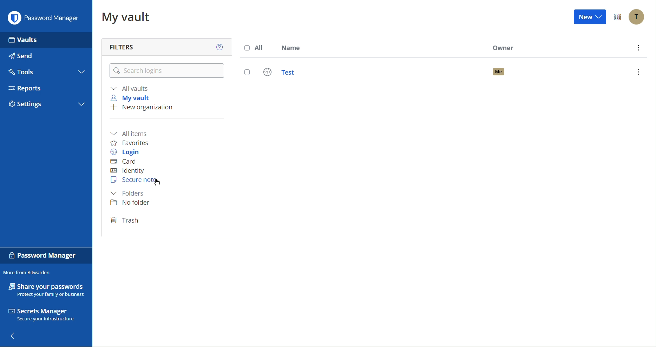  What do you see at coordinates (15, 337) in the screenshot?
I see `Back` at bounding box center [15, 337].